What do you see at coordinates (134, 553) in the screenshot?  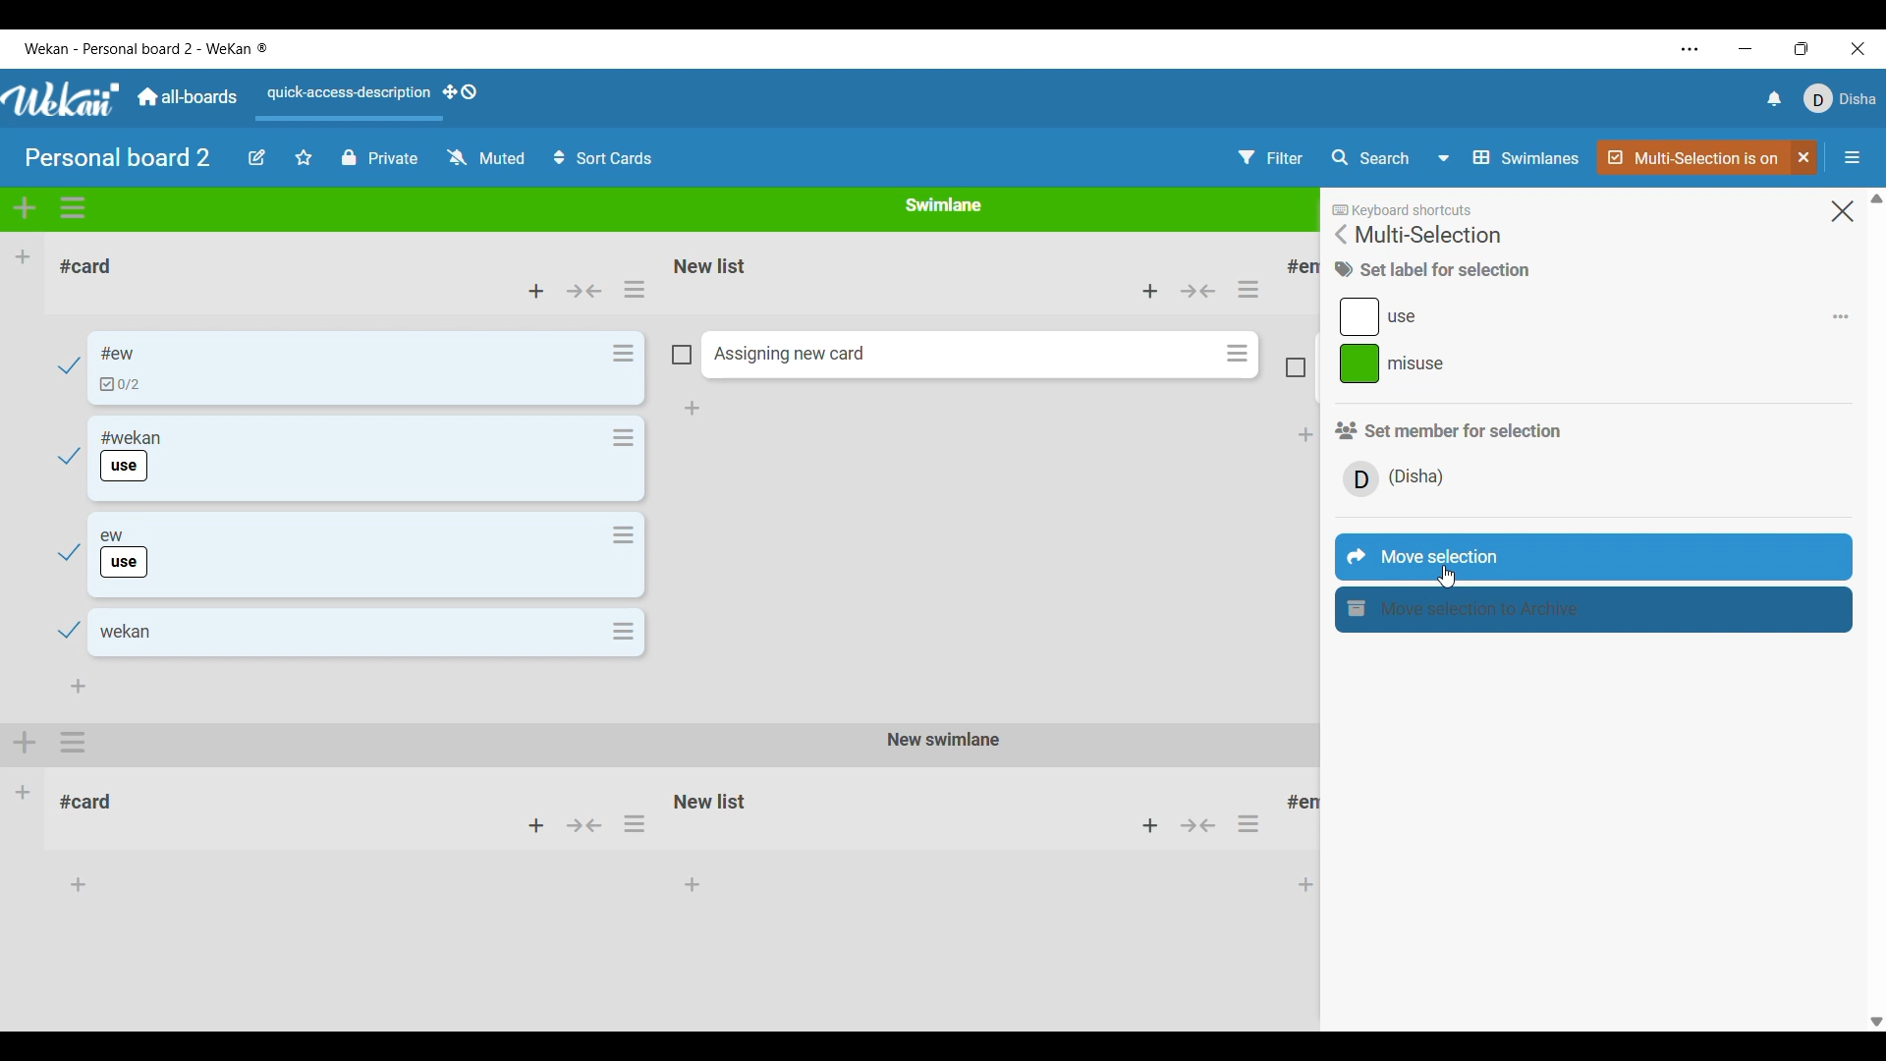 I see `Card name and label` at bounding box center [134, 553].